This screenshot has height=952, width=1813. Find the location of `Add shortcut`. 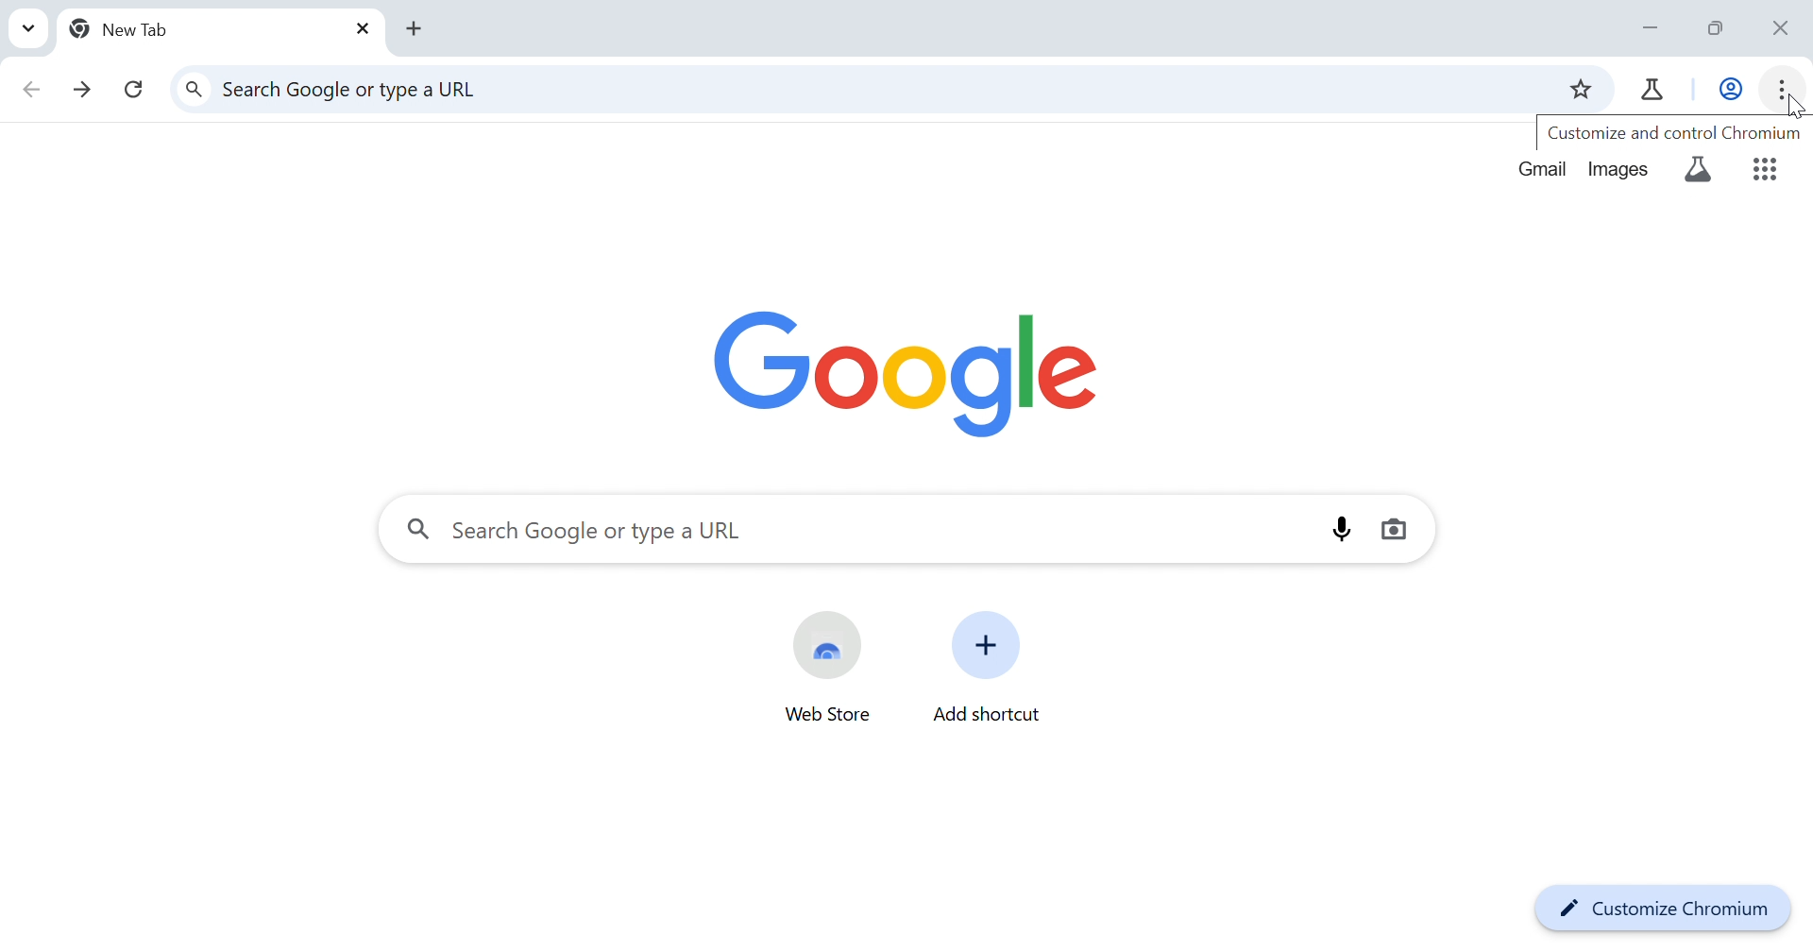

Add shortcut is located at coordinates (988, 645).